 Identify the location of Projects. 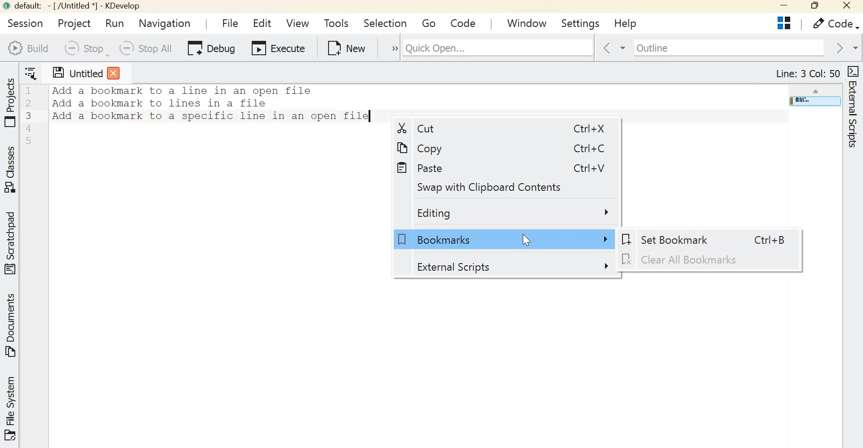
(786, 24).